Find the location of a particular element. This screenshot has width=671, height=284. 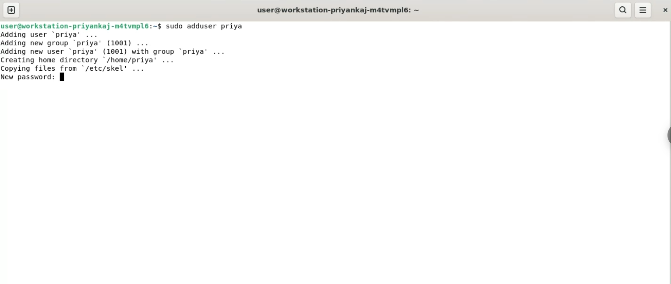

sudo adduser priya is located at coordinates (206, 26).